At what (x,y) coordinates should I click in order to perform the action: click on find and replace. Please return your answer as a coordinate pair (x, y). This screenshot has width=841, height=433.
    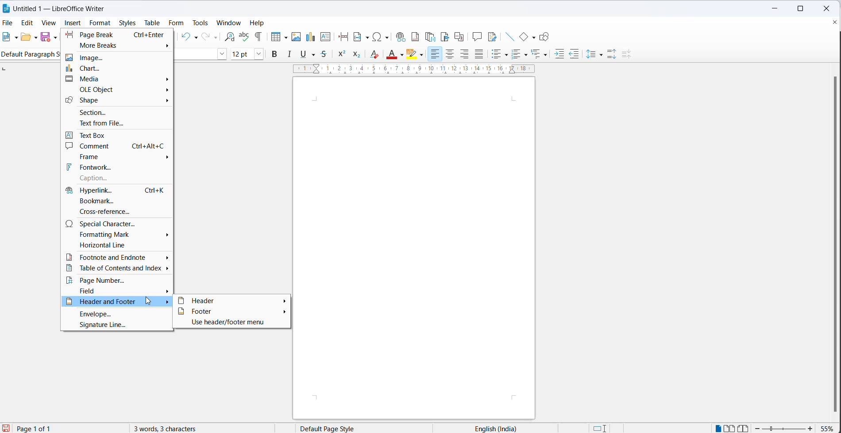
    Looking at the image, I should click on (229, 37).